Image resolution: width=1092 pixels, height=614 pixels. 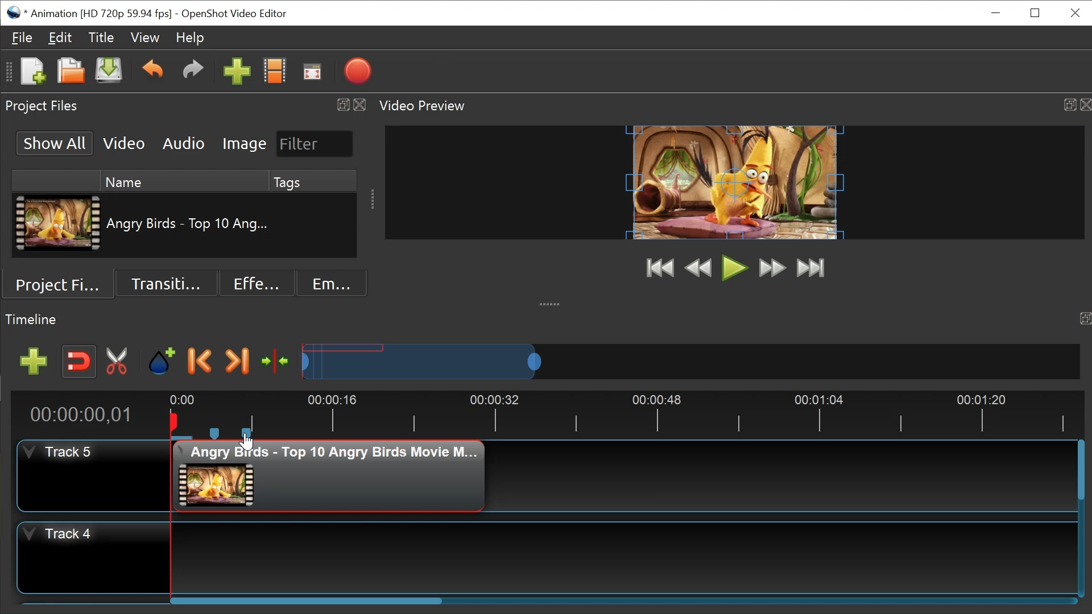 What do you see at coordinates (772, 268) in the screenshot?
I see `Fast Forward` at bounding box center [772, 268].